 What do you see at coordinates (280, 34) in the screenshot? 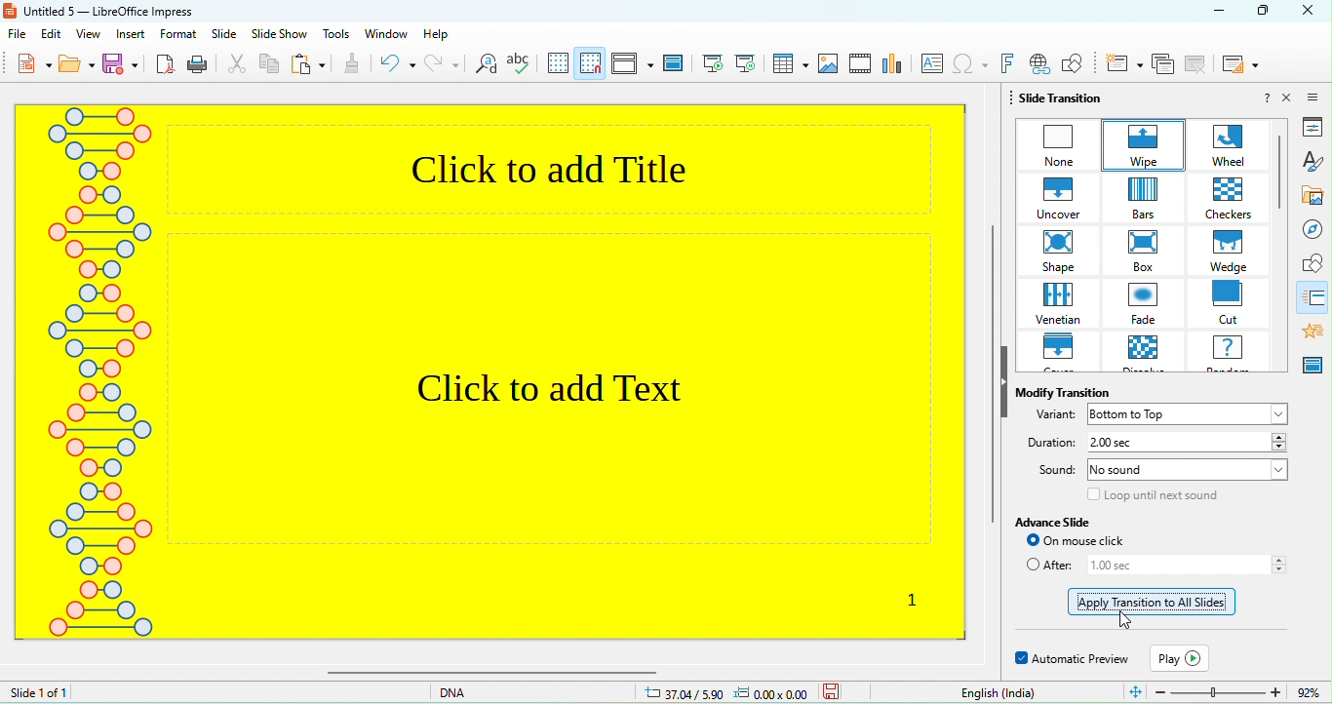
I see `slideshow` at bounding box center [280, 34].